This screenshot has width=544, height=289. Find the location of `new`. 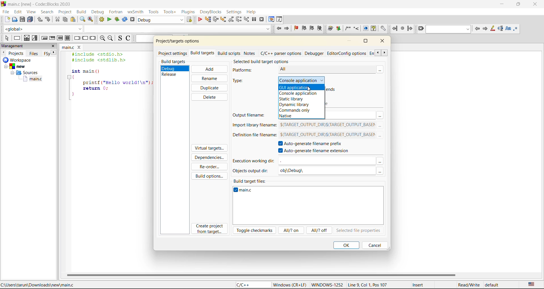

new is located at coordinates (7, 20).